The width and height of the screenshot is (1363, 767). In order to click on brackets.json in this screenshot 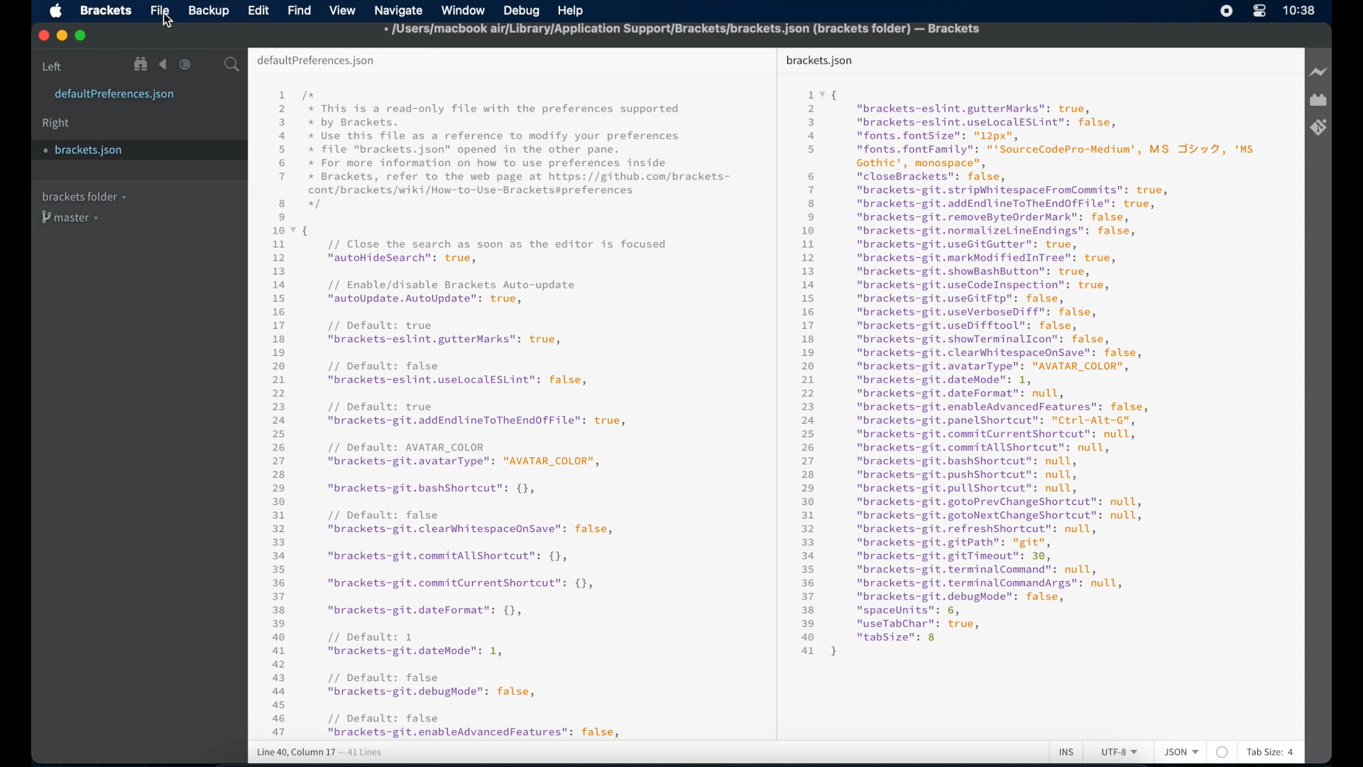, I will do `click(83, 151)`.